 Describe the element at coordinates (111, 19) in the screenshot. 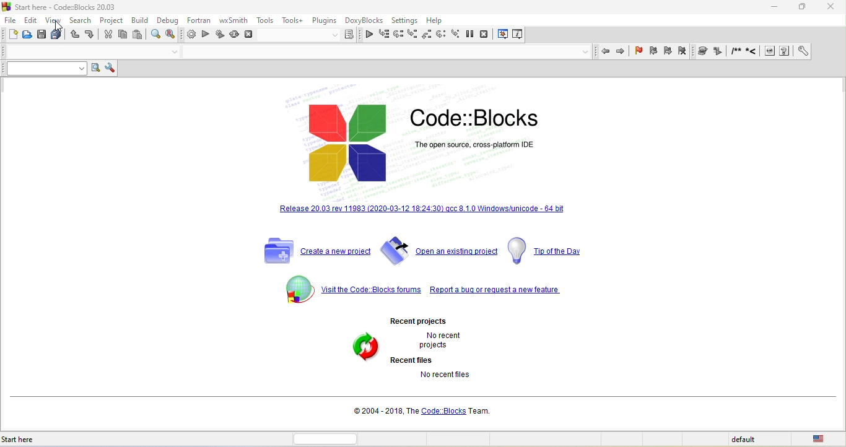

I see `project` at that location.